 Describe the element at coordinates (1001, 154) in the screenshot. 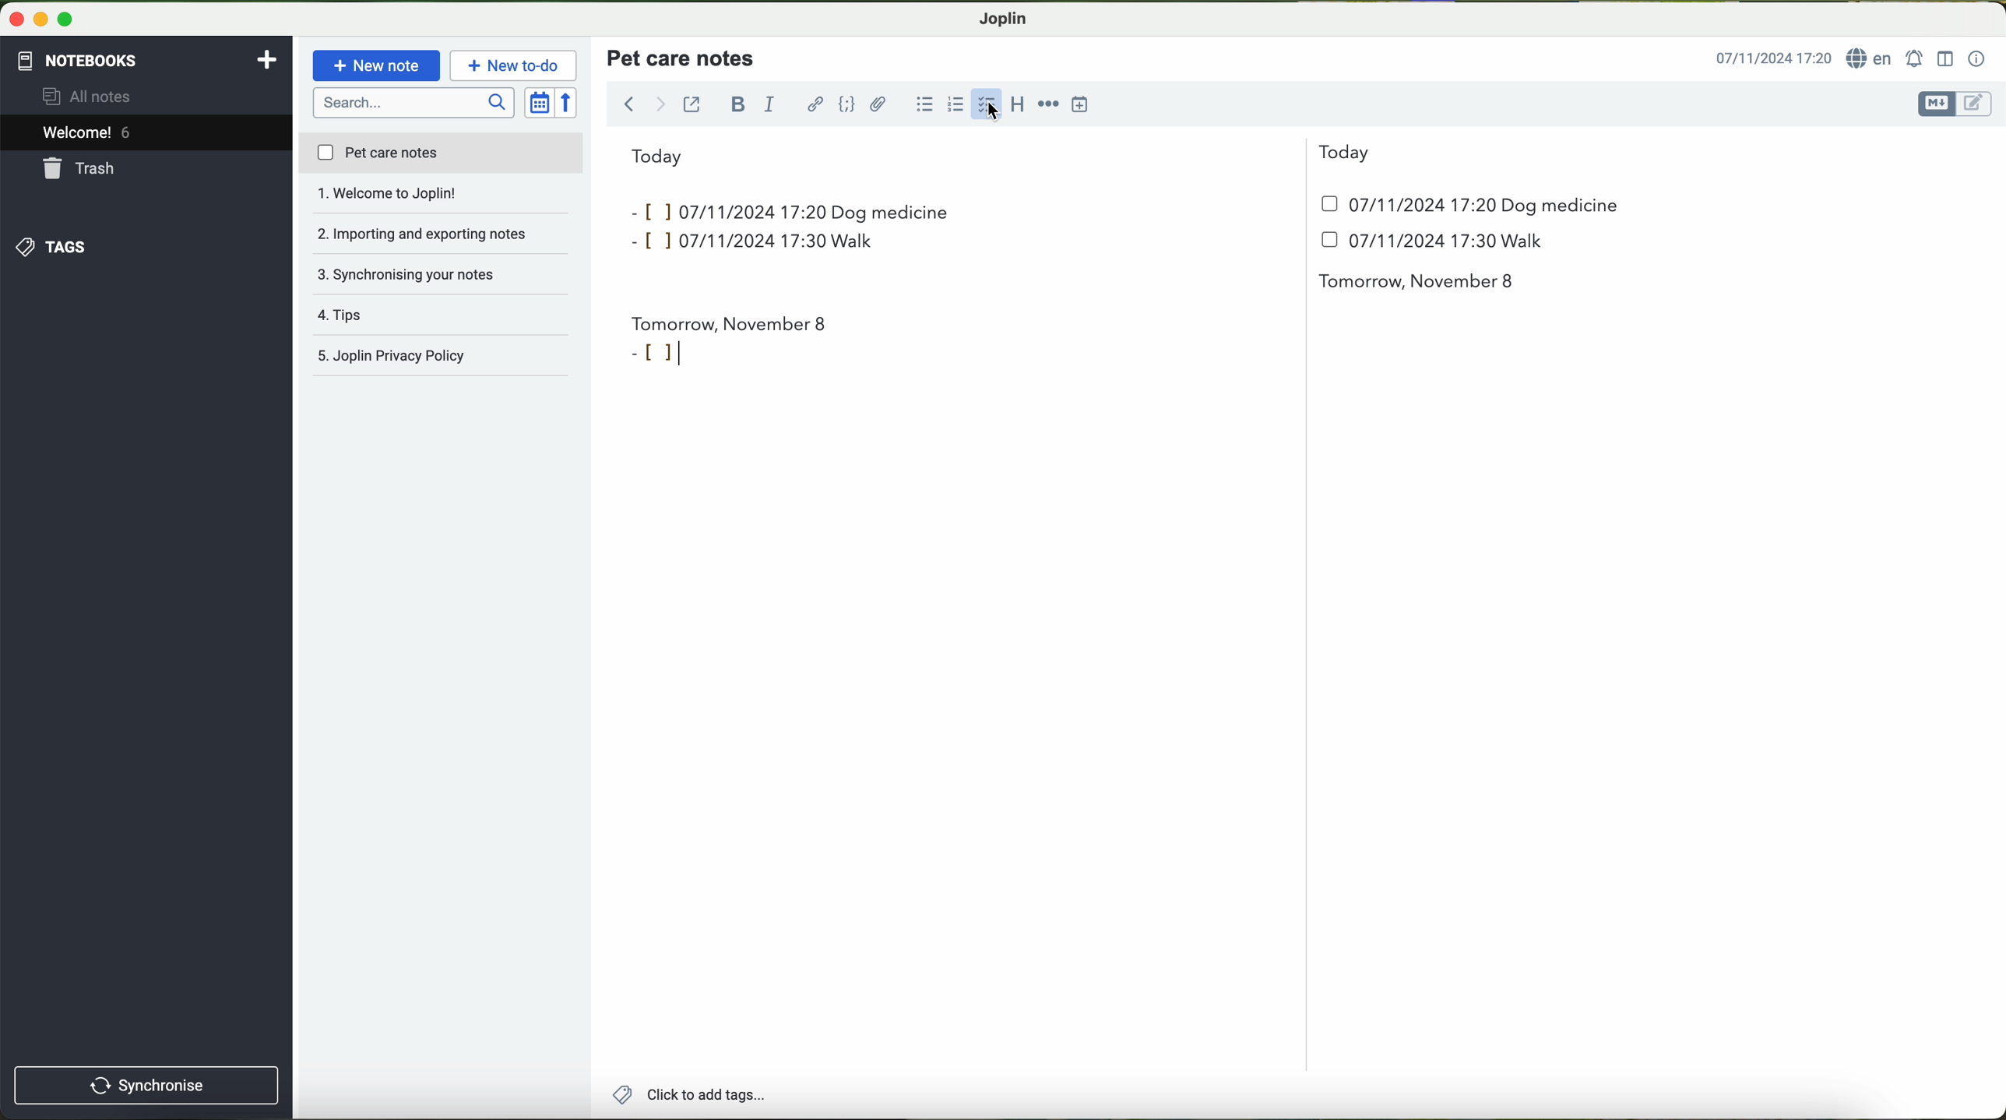

I see `today` at that location.